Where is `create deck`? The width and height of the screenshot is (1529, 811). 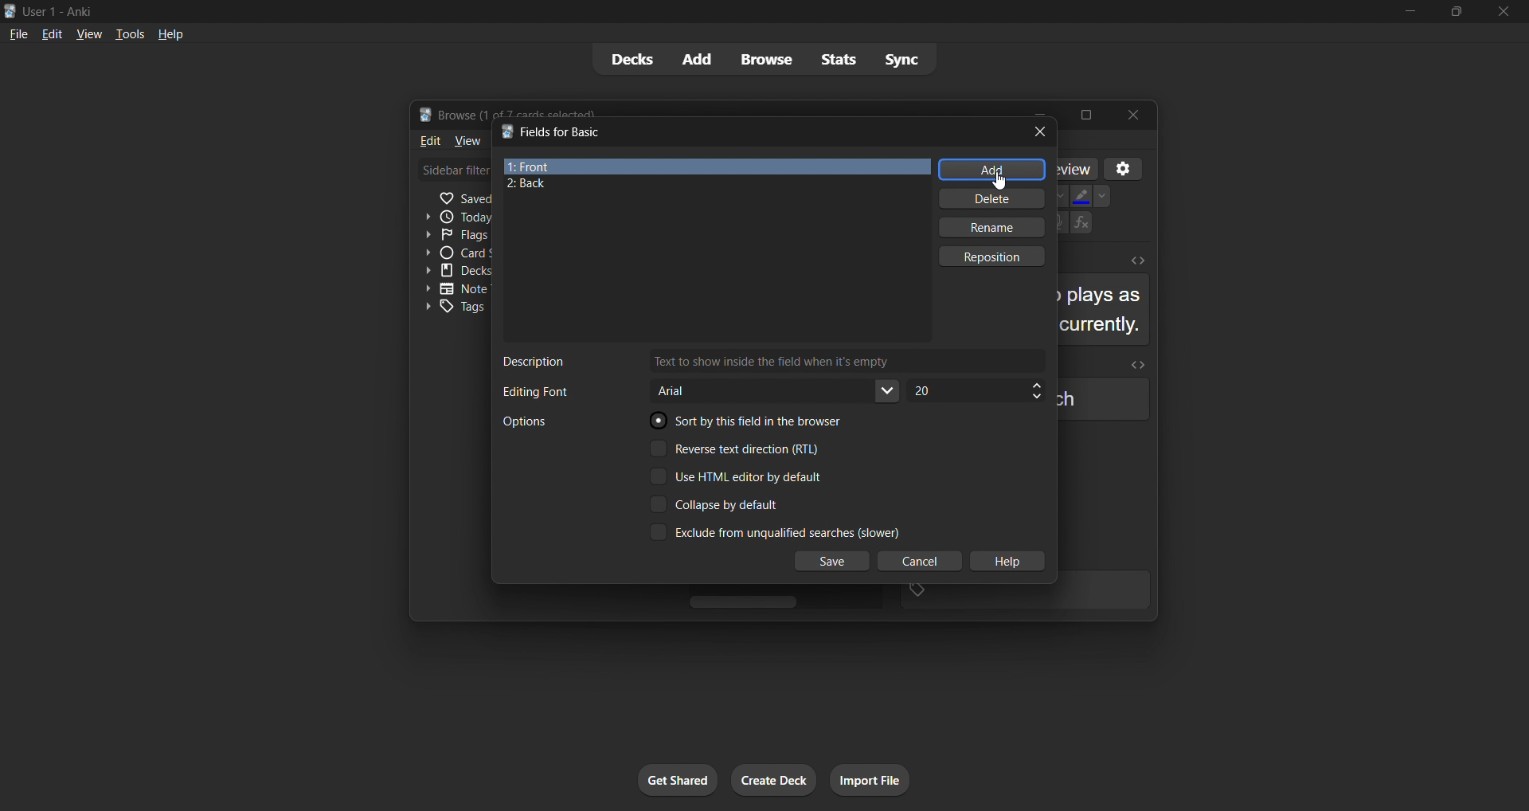
create deck is located at coordinates (780, 782).